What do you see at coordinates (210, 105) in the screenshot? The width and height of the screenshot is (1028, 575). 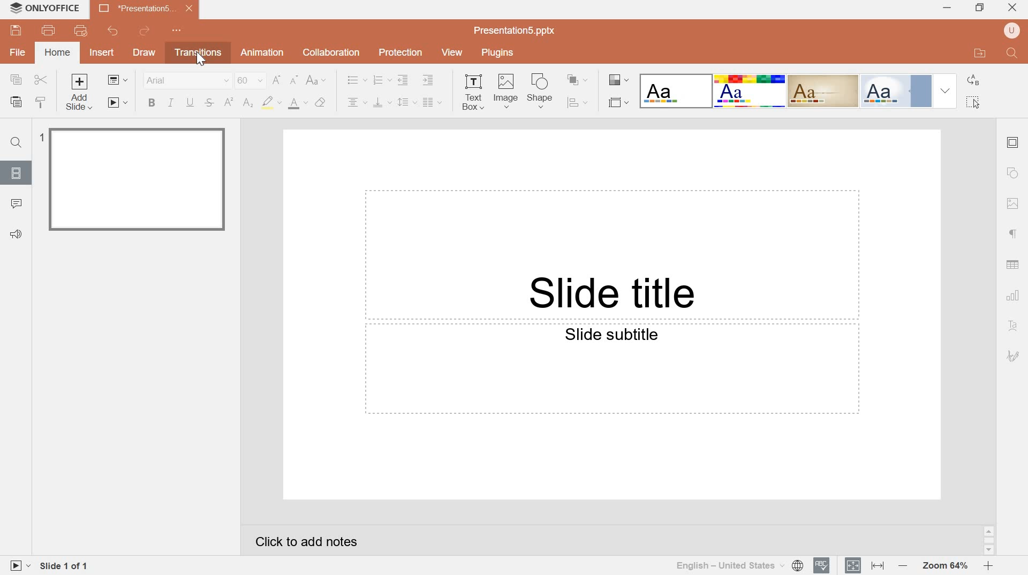 I see `strikethrough` at bounding box center [210, 105].